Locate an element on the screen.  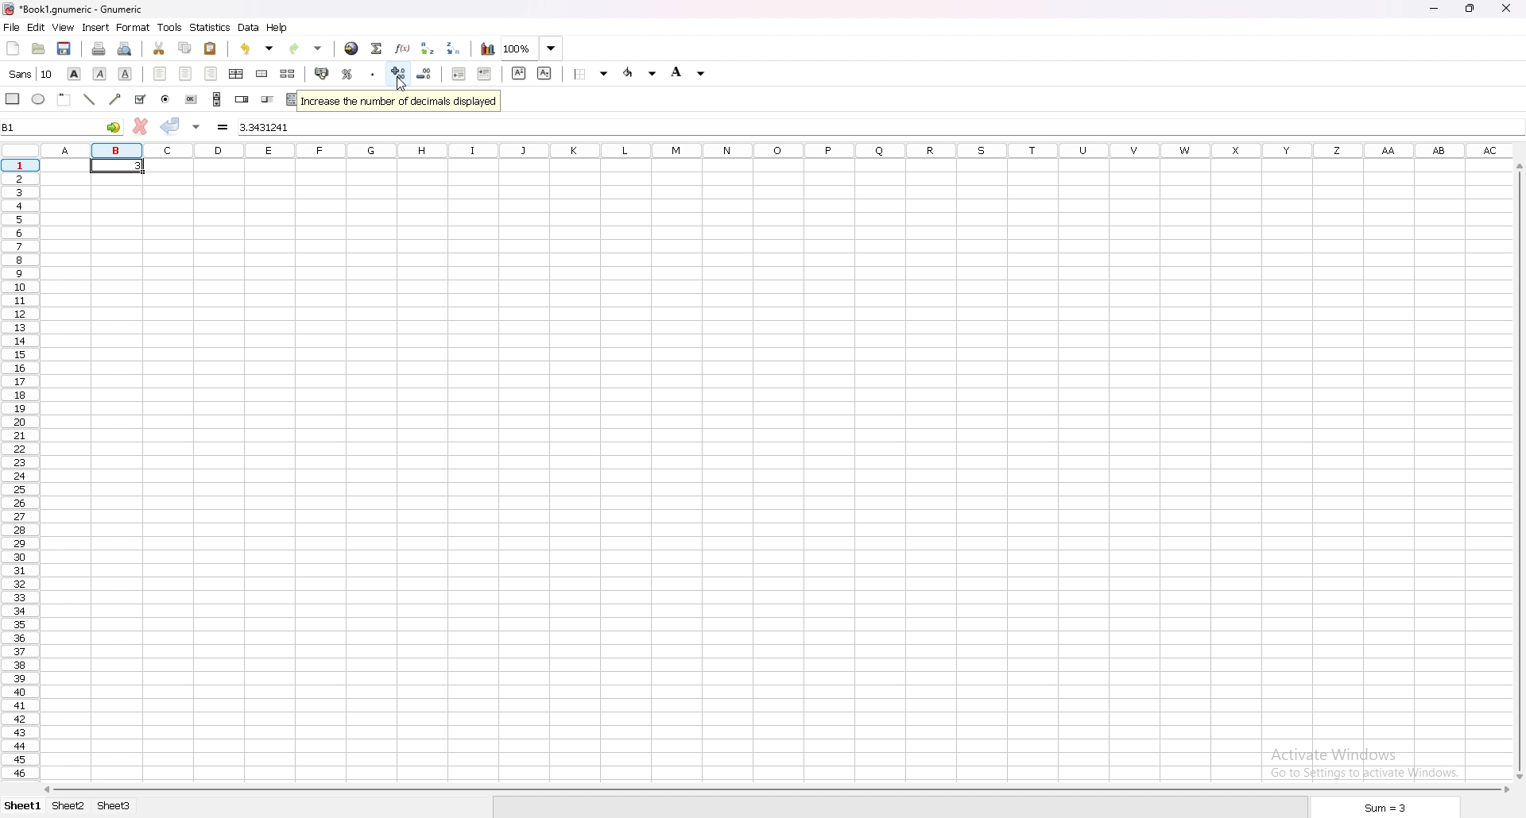
format is located at coordinates (134, 27).